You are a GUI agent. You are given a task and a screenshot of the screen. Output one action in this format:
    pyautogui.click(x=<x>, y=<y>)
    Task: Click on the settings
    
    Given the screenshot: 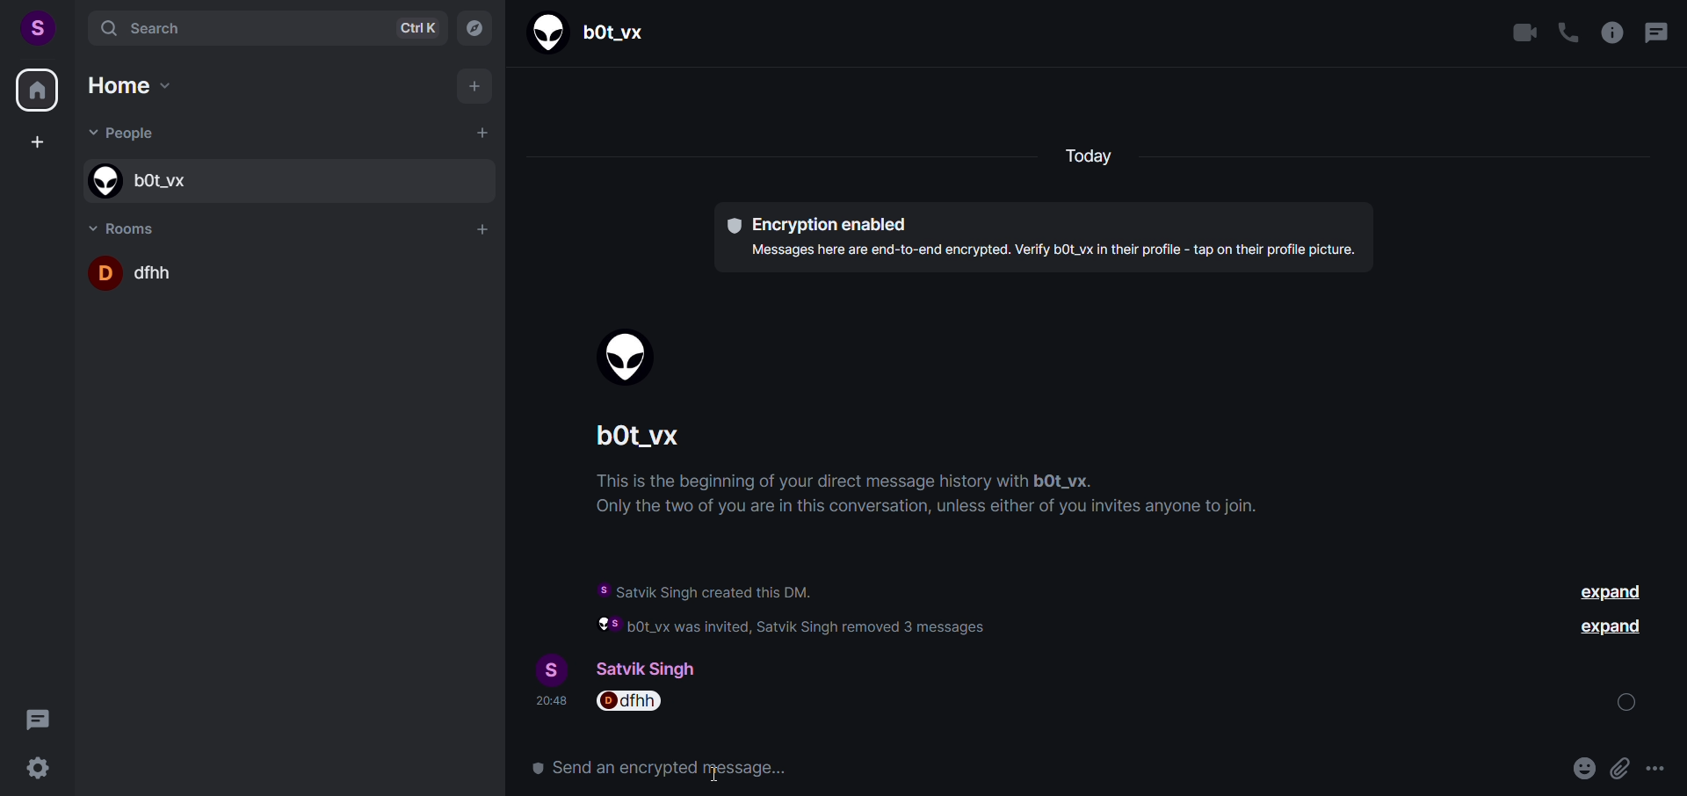 What is the action you would take?
    pyautogui.click(x=41, y=769)
    